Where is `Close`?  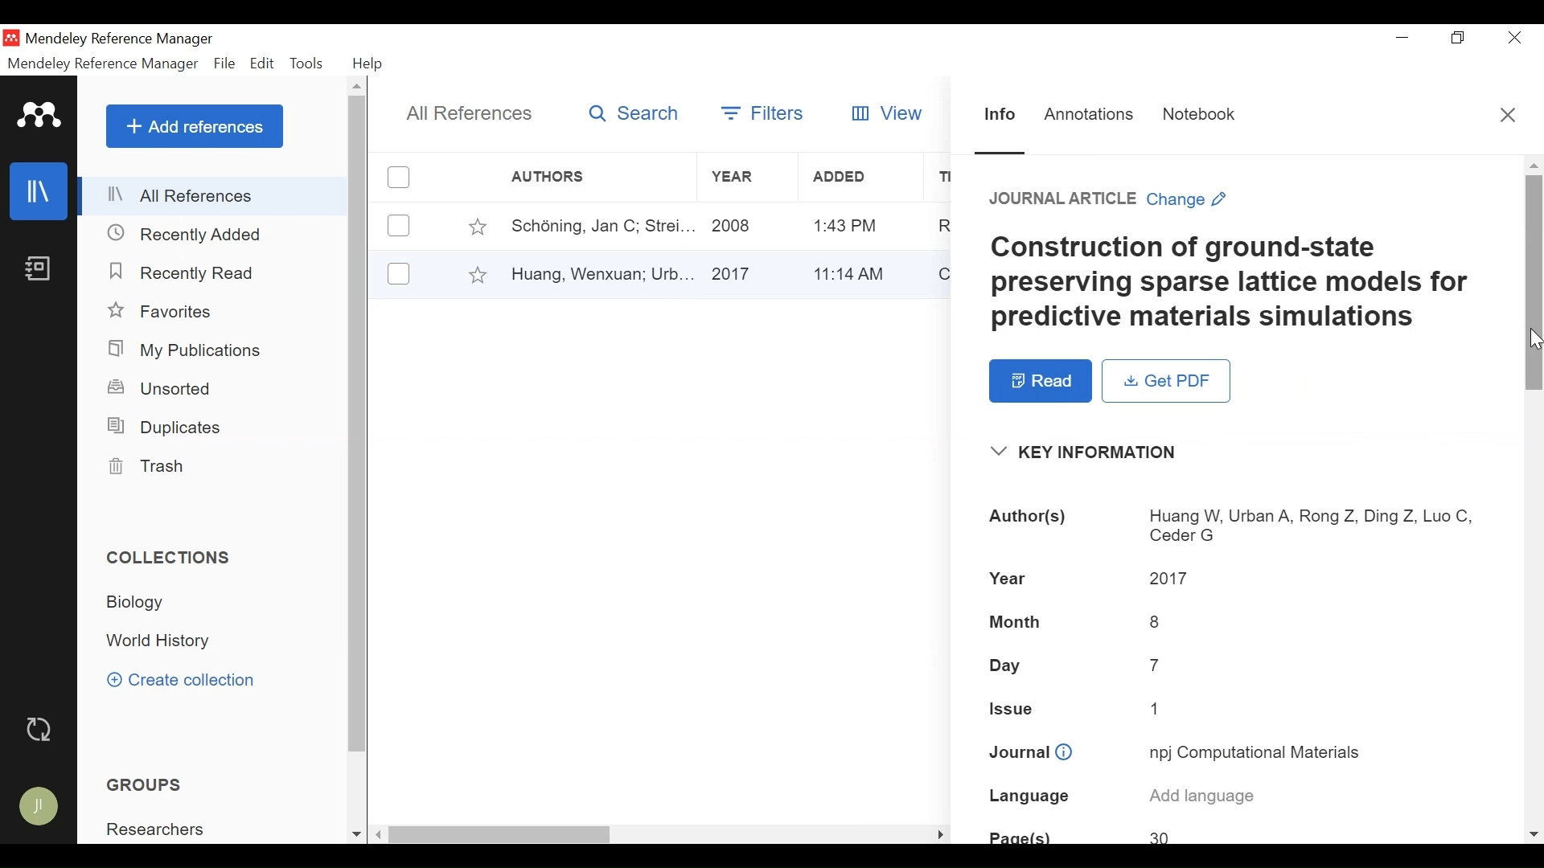 Close is located at coordinates (1509, 116).